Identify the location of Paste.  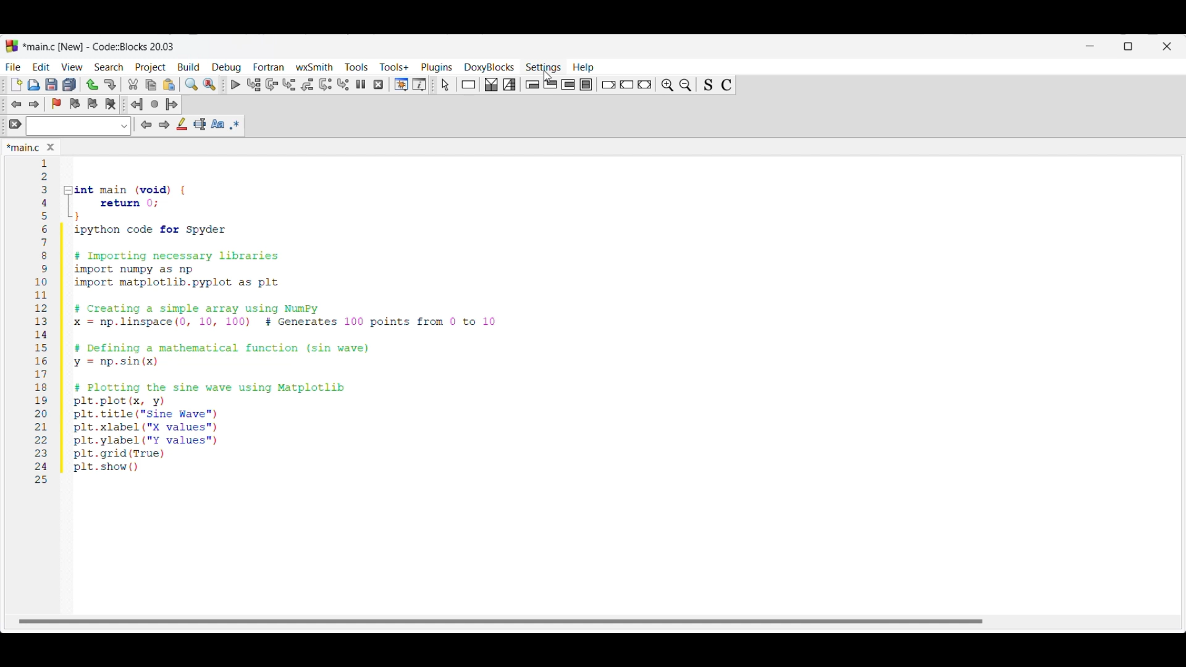
(169, 85).